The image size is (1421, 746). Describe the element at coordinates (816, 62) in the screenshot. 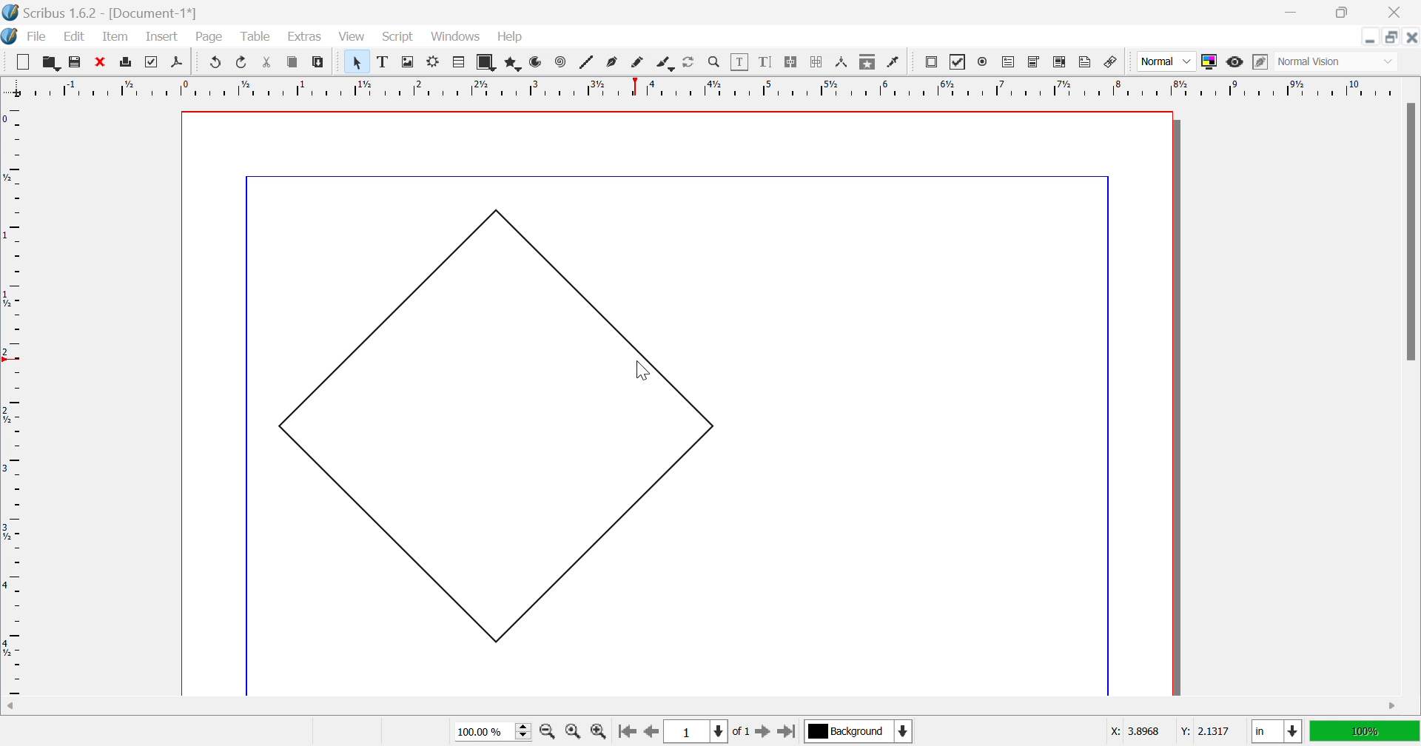

I see `Unlink text frames` at that location.